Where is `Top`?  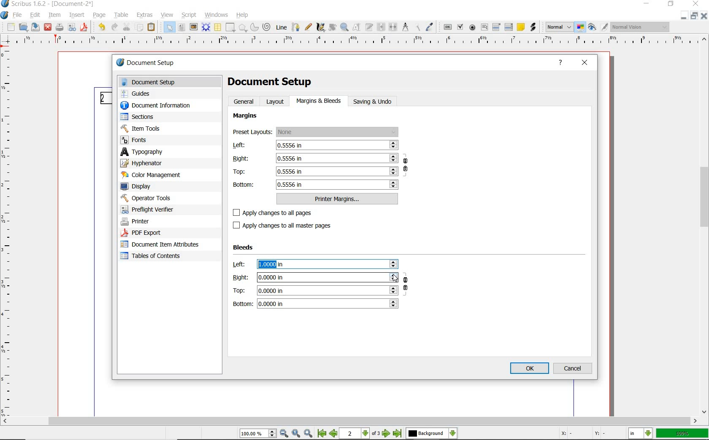 Top is located at coordinates (315, 290).